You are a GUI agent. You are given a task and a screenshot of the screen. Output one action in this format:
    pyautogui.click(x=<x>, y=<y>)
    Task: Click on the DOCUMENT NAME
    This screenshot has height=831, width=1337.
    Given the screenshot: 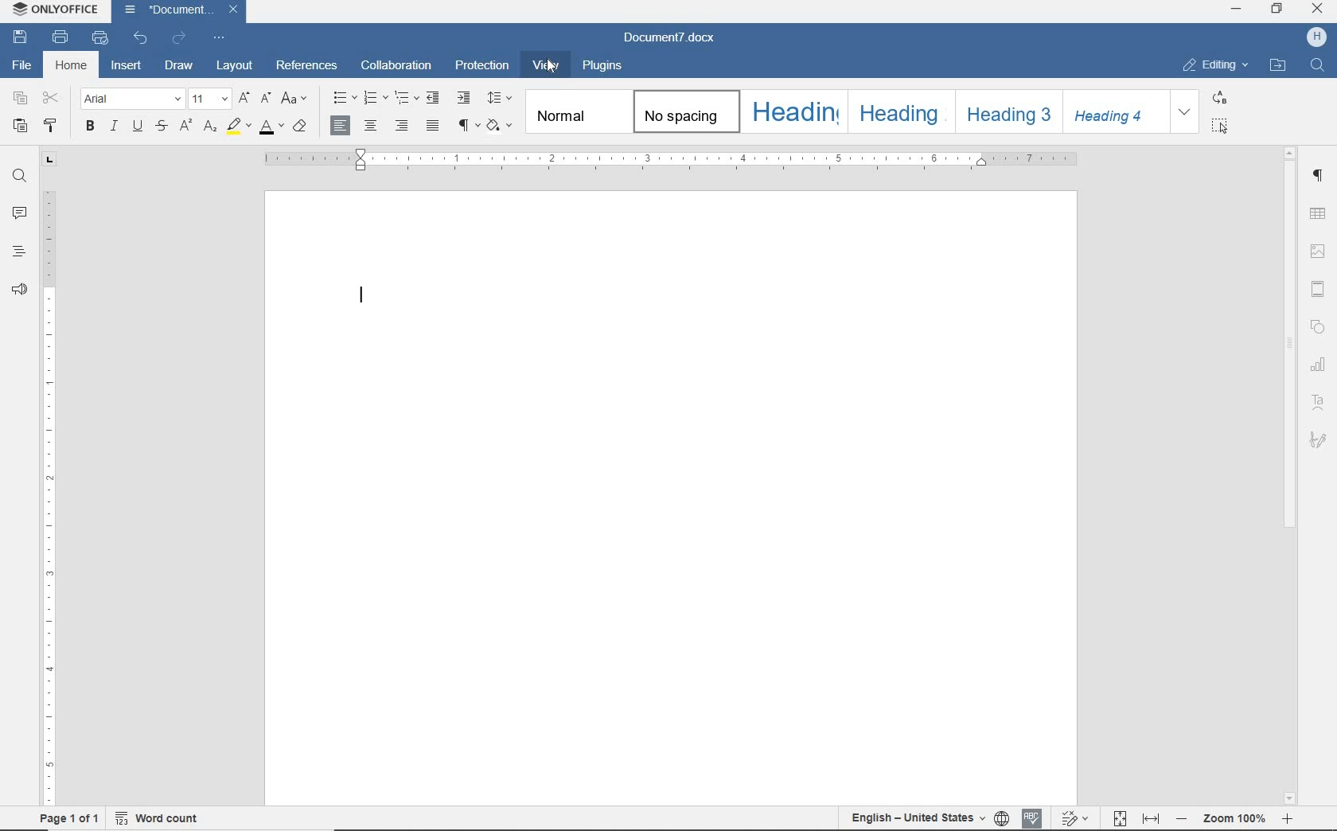 What is the action you would take?
    pyautogui.click(x=669, y=37)
    